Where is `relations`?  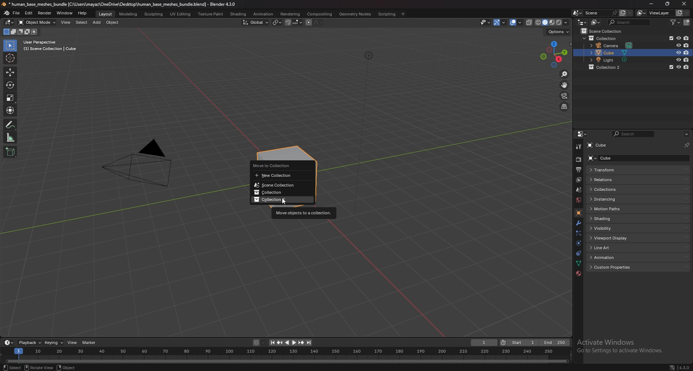
relations is located at coordinates (615, 179).